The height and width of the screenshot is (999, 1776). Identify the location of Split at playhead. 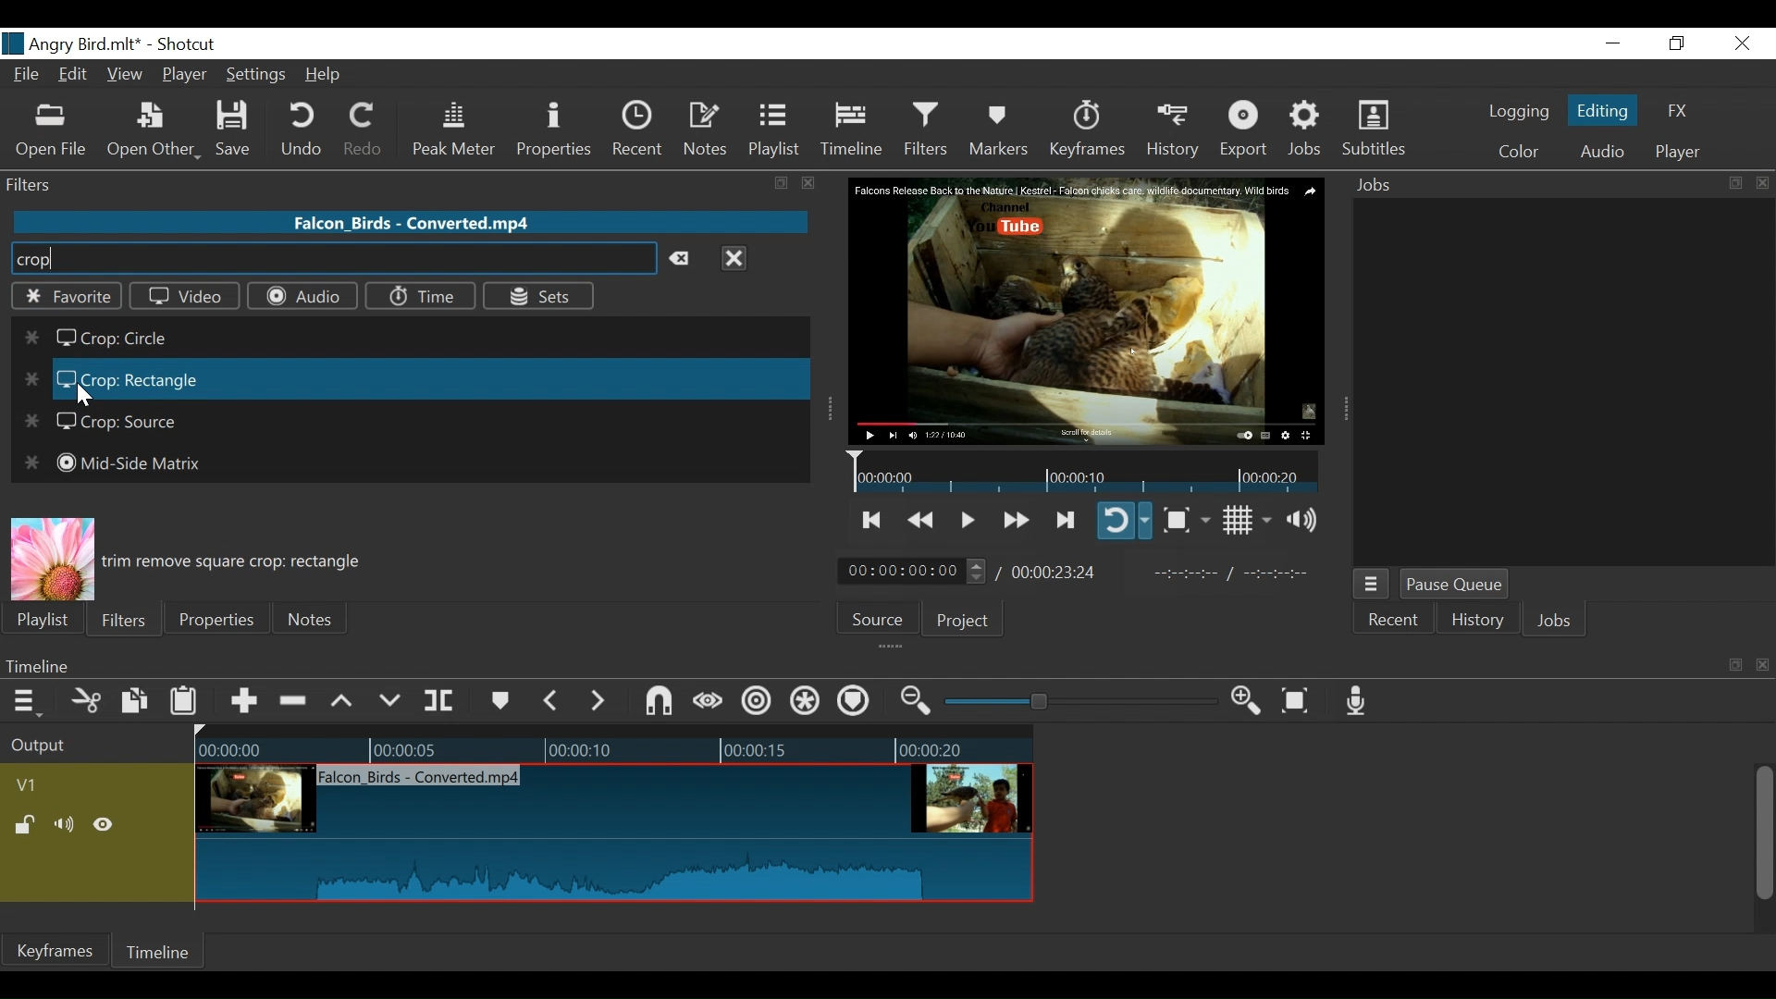
(439, 701).